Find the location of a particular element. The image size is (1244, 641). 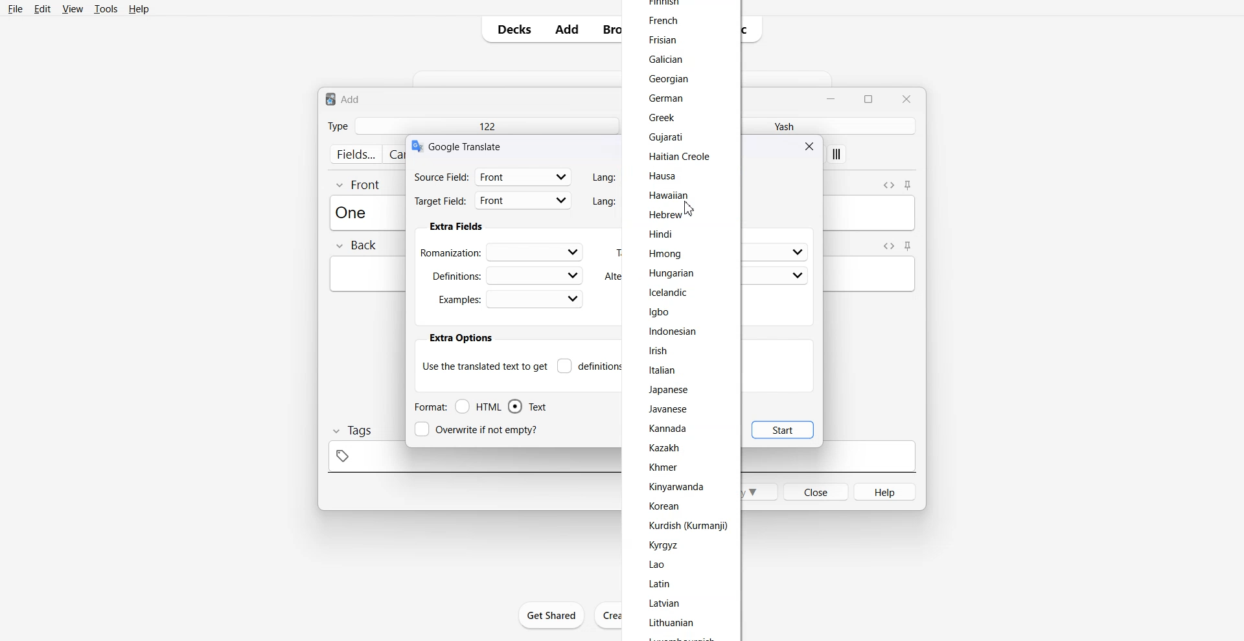

Definations is located at coordinates (505, 275).